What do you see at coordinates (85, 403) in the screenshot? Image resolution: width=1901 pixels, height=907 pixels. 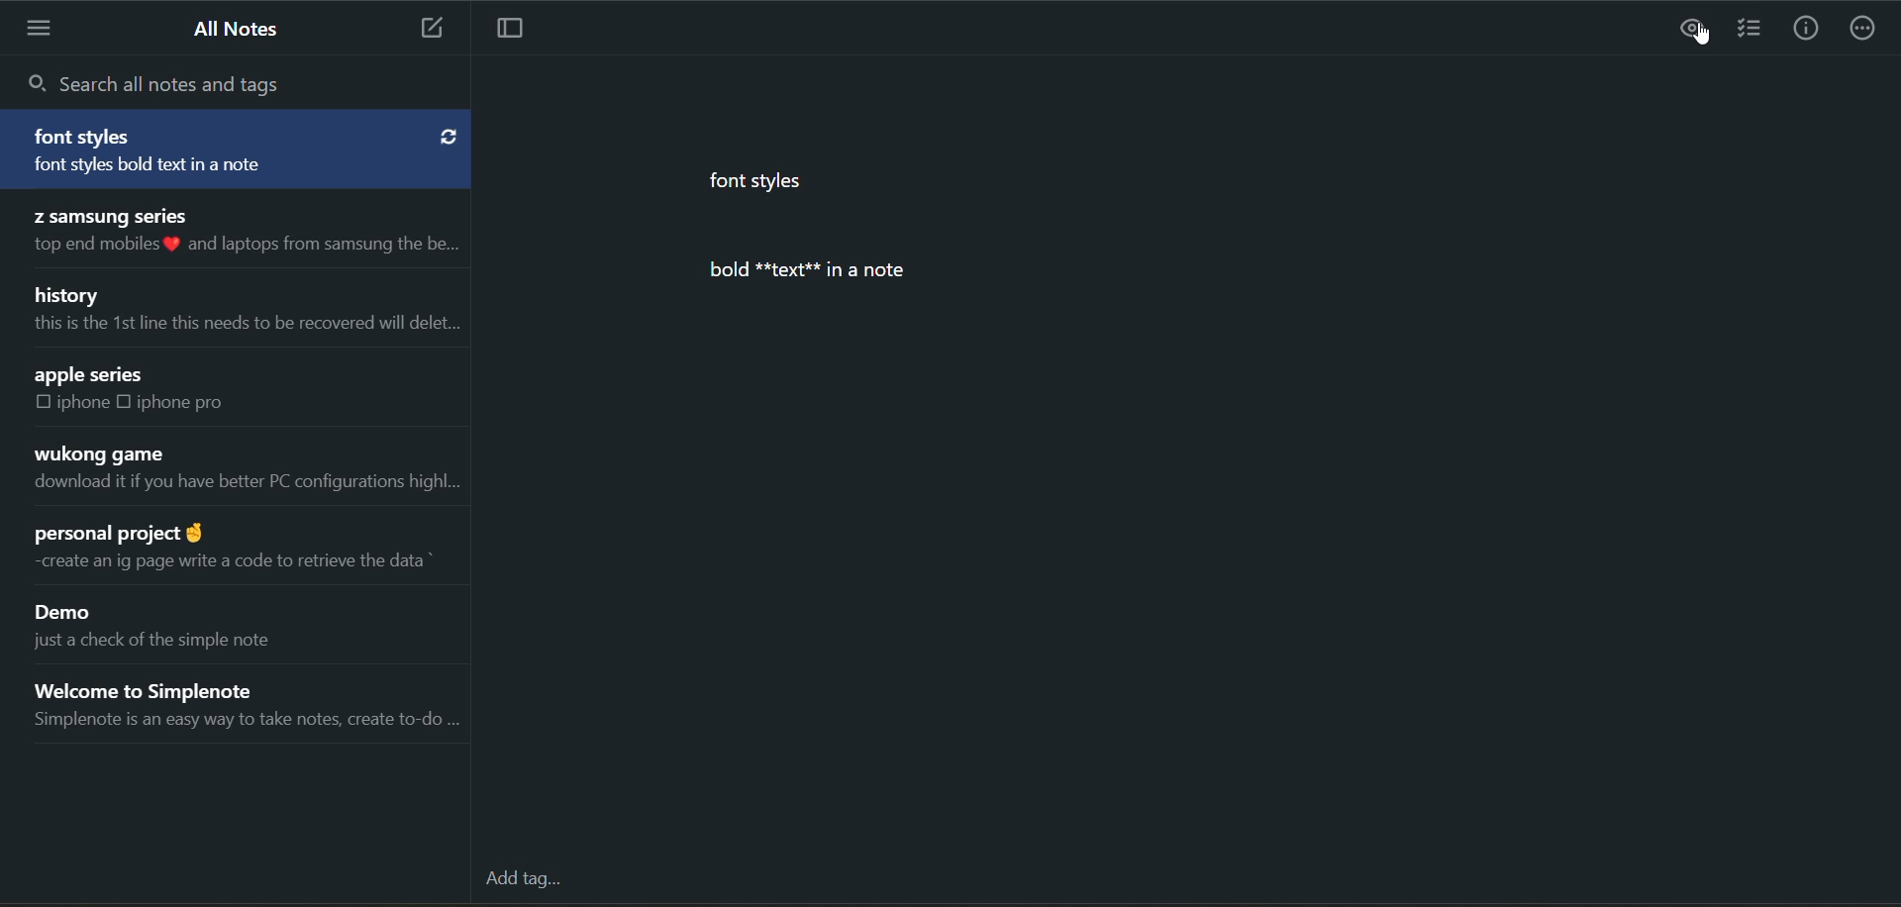 I see `iphone` at bounding box center [85, 403].